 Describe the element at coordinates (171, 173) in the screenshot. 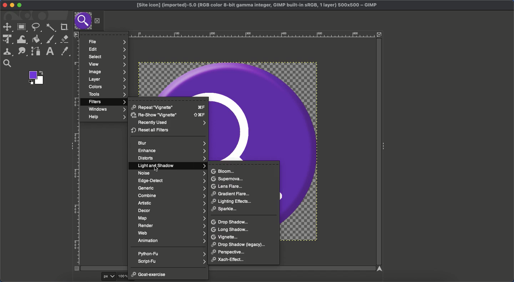

I see `Noise` at that location.